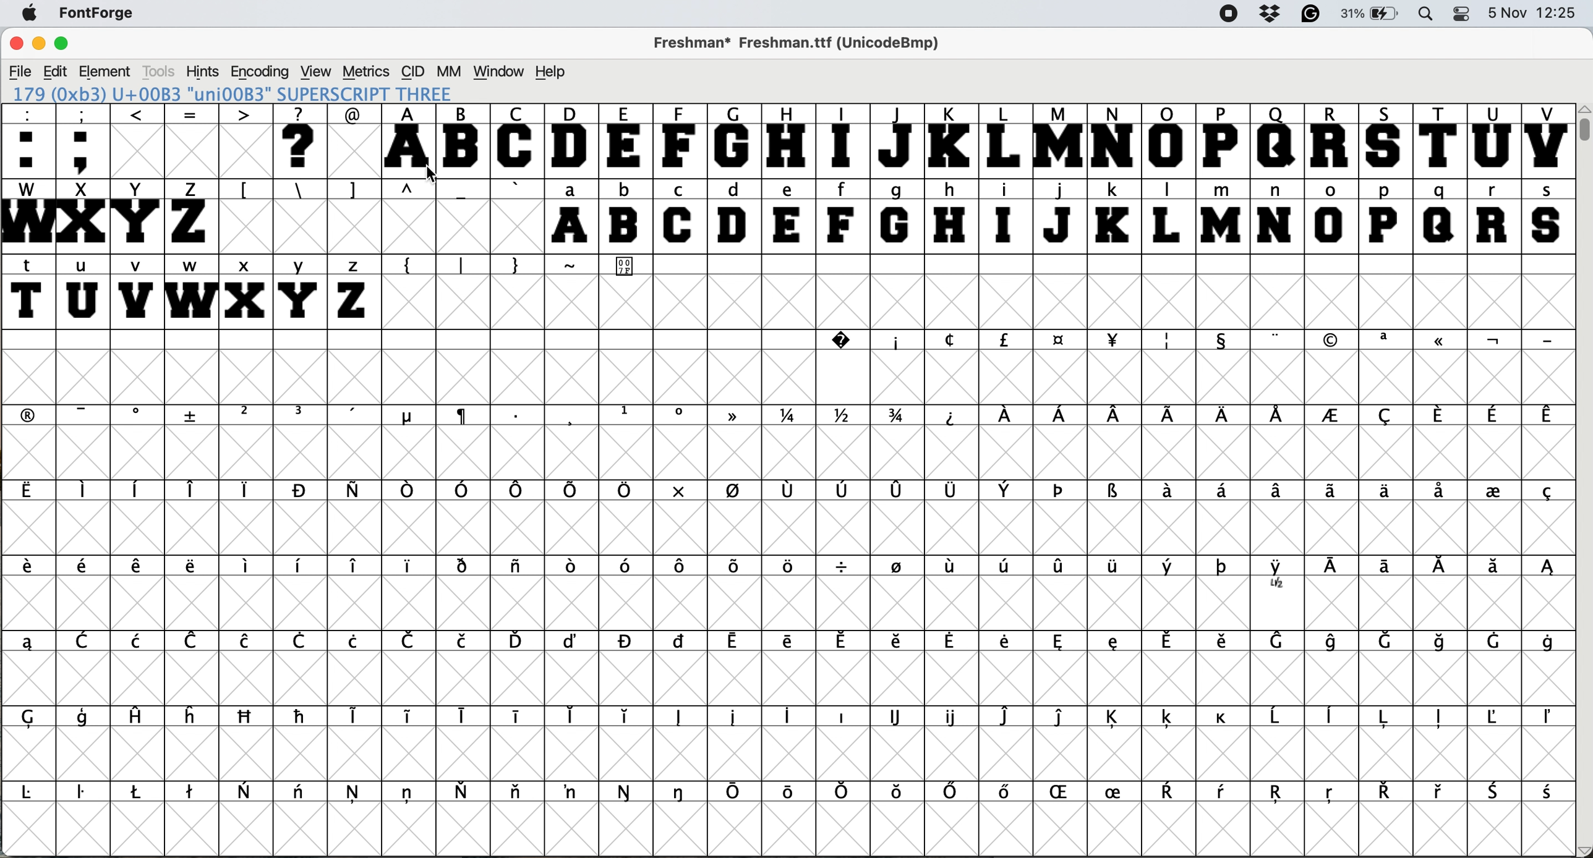  Describe the element at coordinates (205, 71) in the screenshot. I see `hints` at that location.